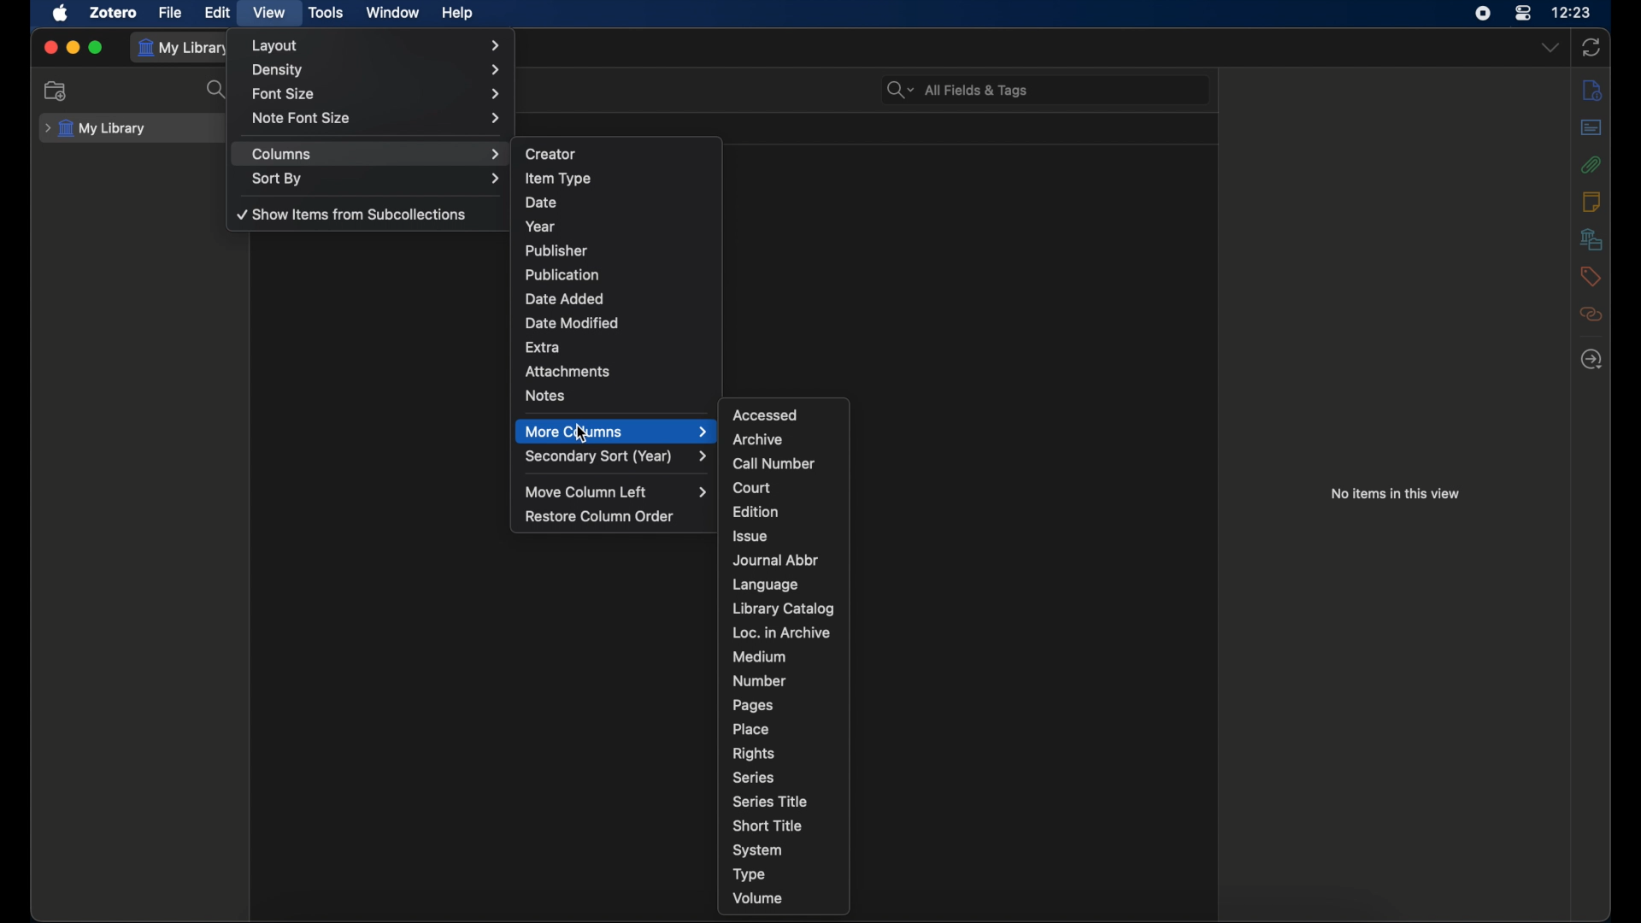 This screenshot has height=923, width=1641. What do you see at coordinates (758, 657) in the screenshot?
I see `medium` at bounding box center [758, 657].